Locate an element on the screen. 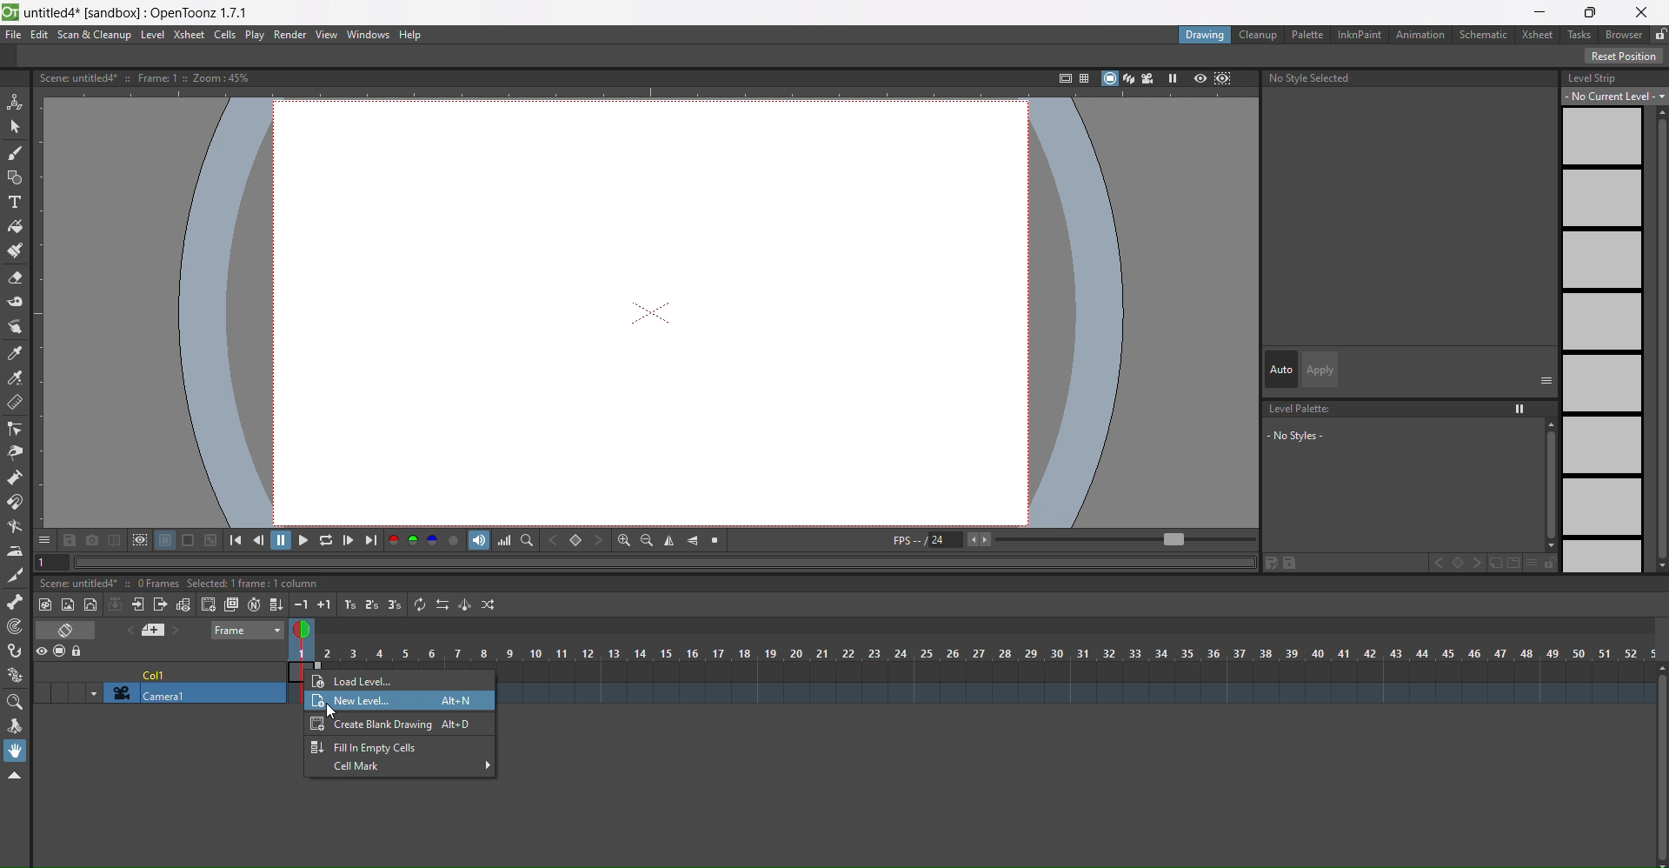 This screenshot has width=1669, height=868. histogram  is located at coordinates (504, 540).